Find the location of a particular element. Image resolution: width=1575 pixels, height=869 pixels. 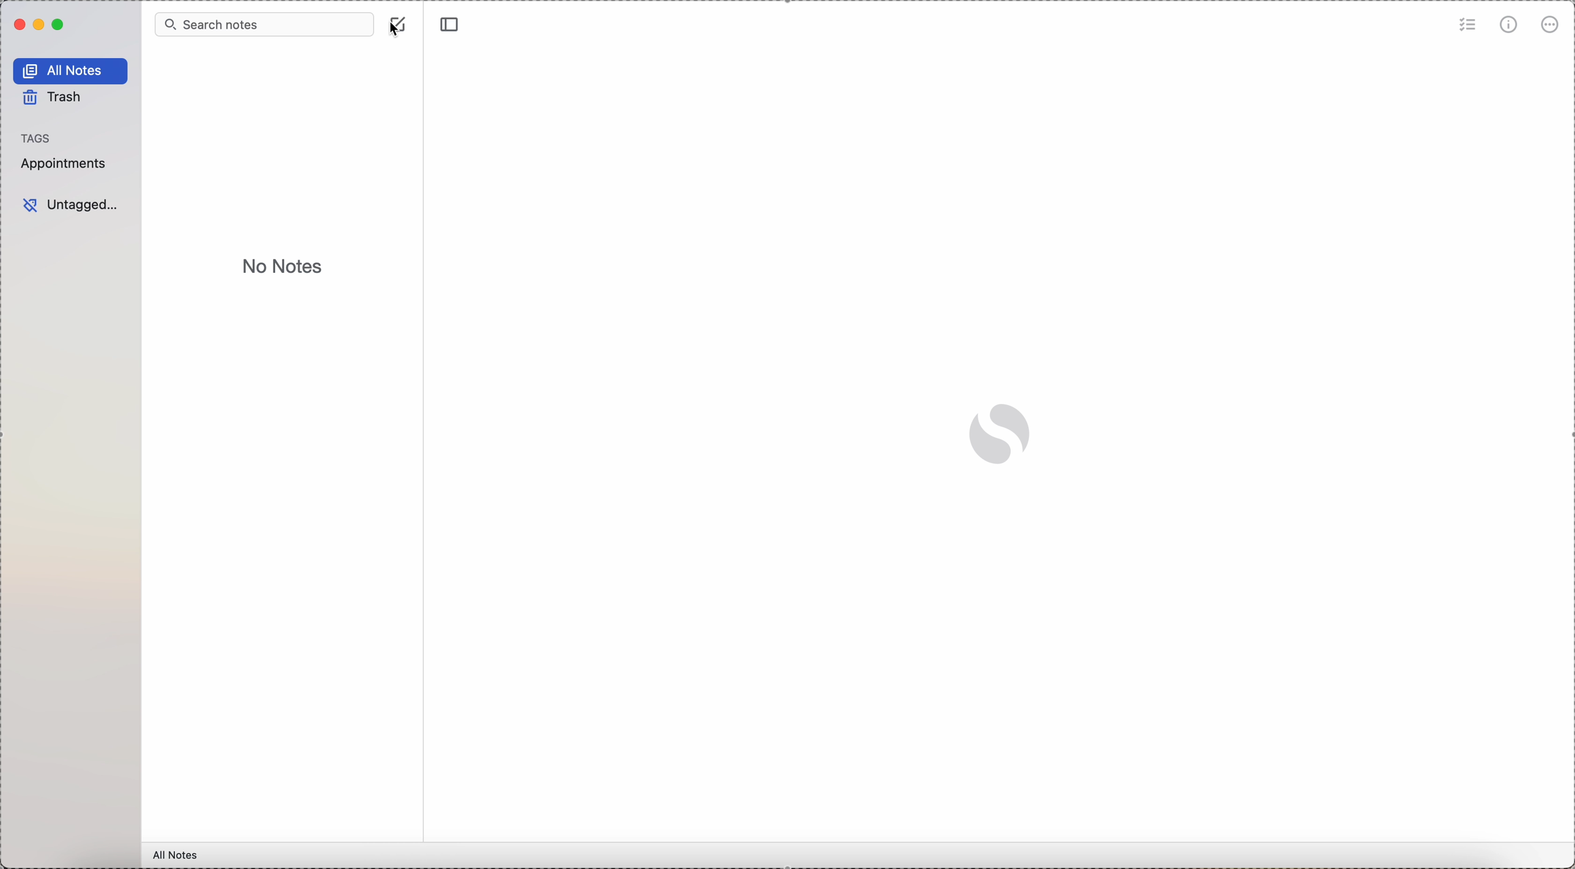

toggle sidebar is located at coordinates (451, 22).